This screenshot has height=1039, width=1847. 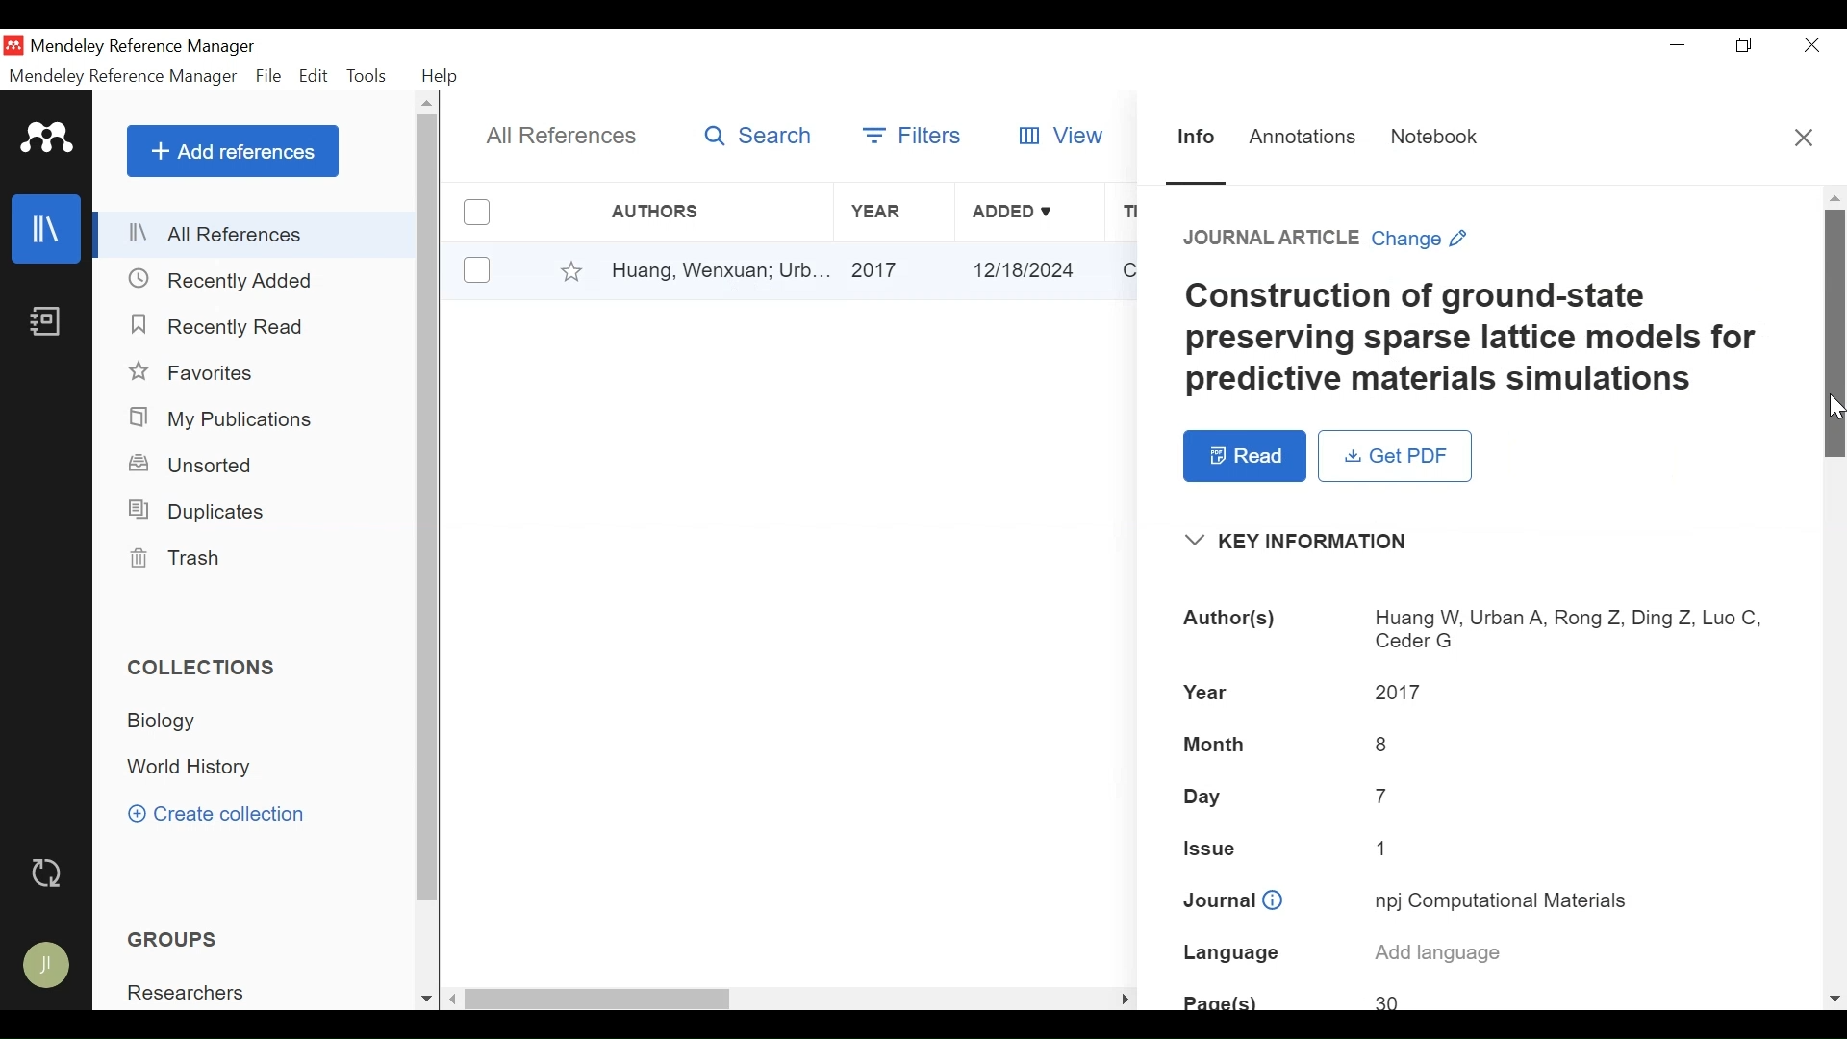 I want to click on Create Collection, so click(x=215, y=813).